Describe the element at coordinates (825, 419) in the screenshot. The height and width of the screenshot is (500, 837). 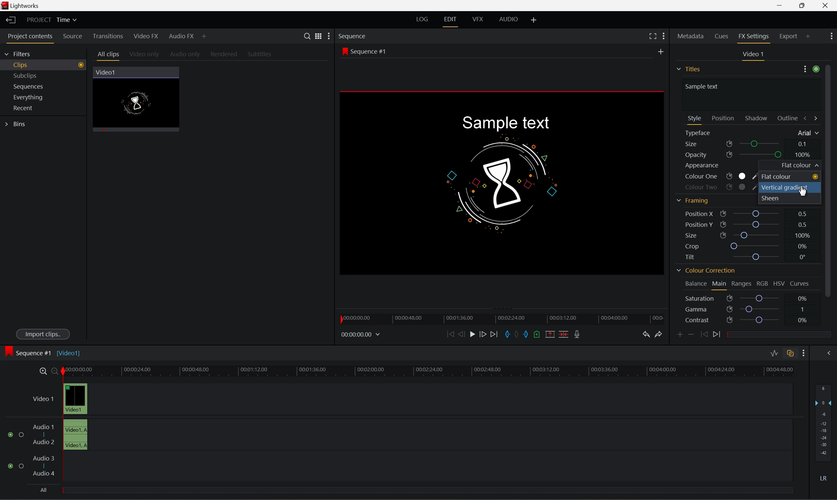
I see `audio output levels` at that location.